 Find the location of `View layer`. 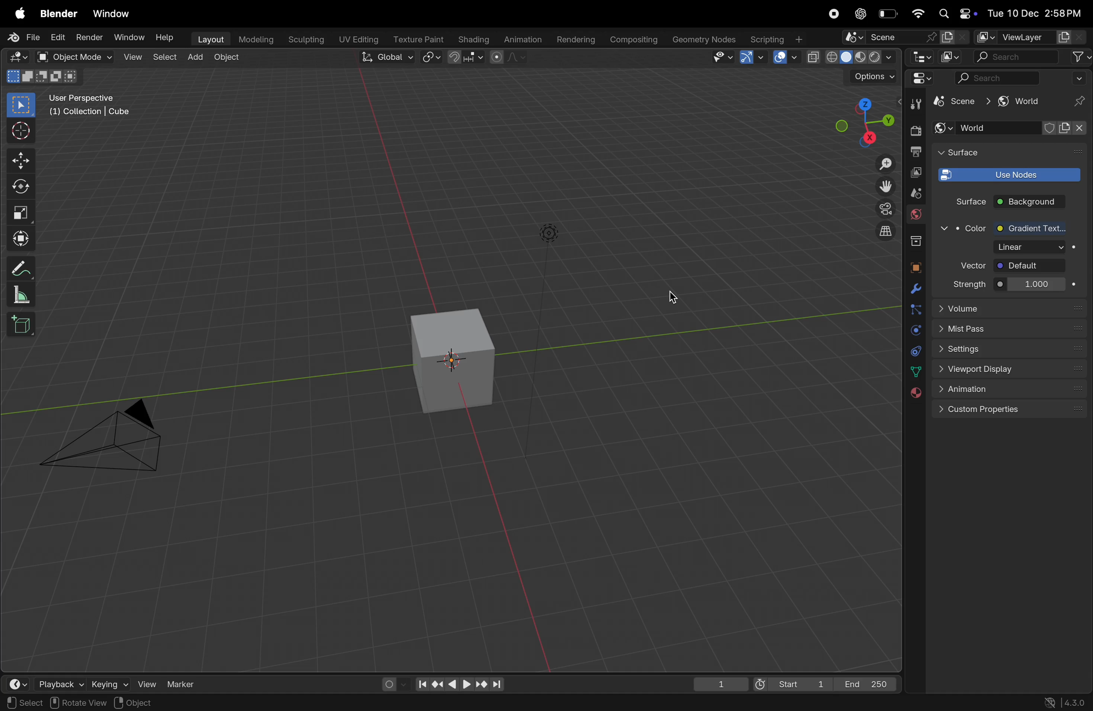

View layer is located at coordinates (1032, 36).